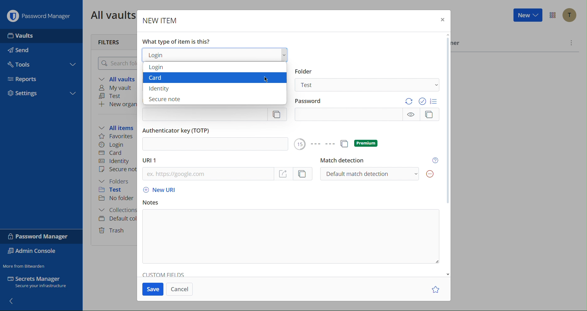  What do you see at coordinates (115, 161) in the screenshot?
I see `Identity` at bounding box center [115, 161].